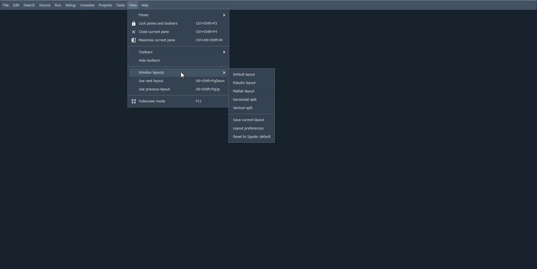 The height and width of the screenshot is (269, 537). What do you see at coordinates (58, 5) in the screenshot?
I see `RUN` at bounding box center [58, 5].